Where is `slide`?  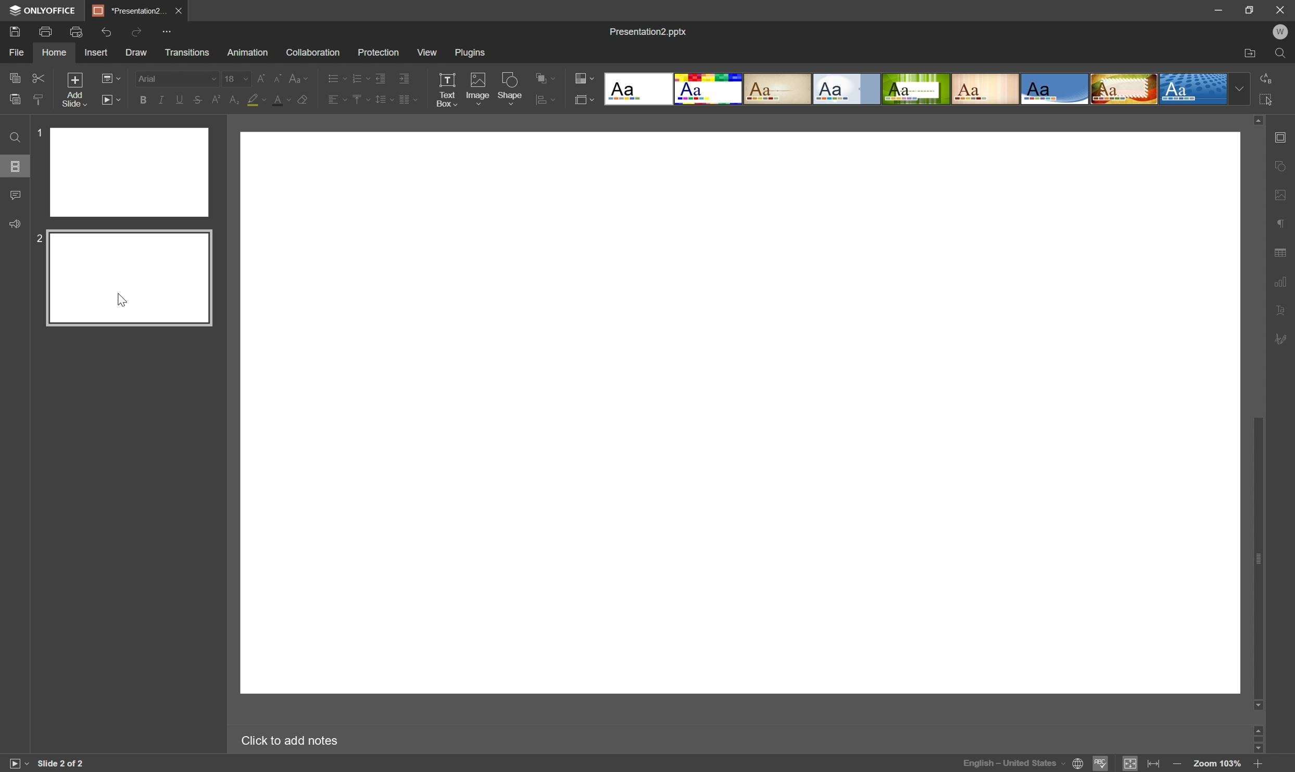
slide is located at coordinates (130, 176).